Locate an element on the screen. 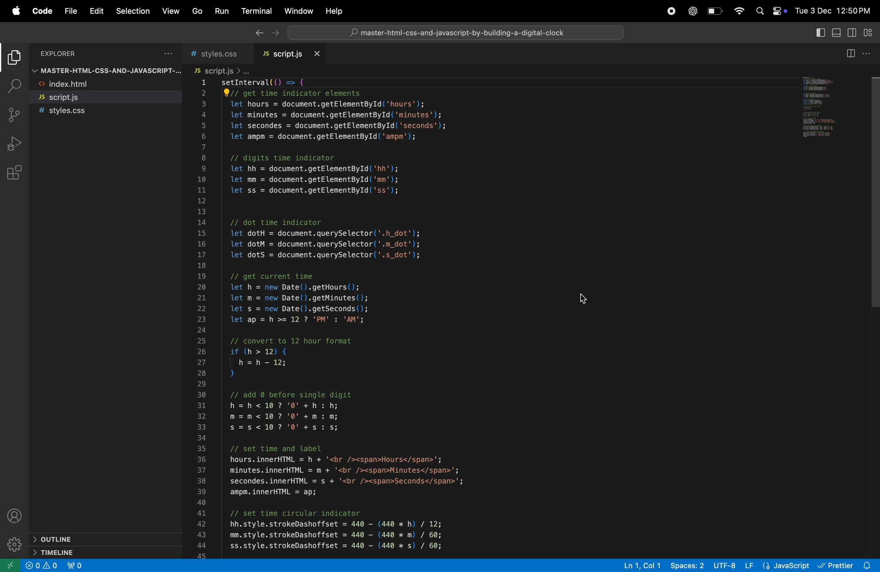 The height and width of the screenshot is (572, 880).  is located at coordinates (691, 567).